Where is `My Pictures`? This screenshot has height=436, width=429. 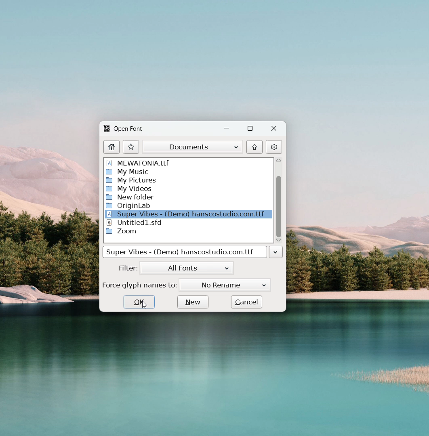 My Pictures is located at coordinates (134, 181).